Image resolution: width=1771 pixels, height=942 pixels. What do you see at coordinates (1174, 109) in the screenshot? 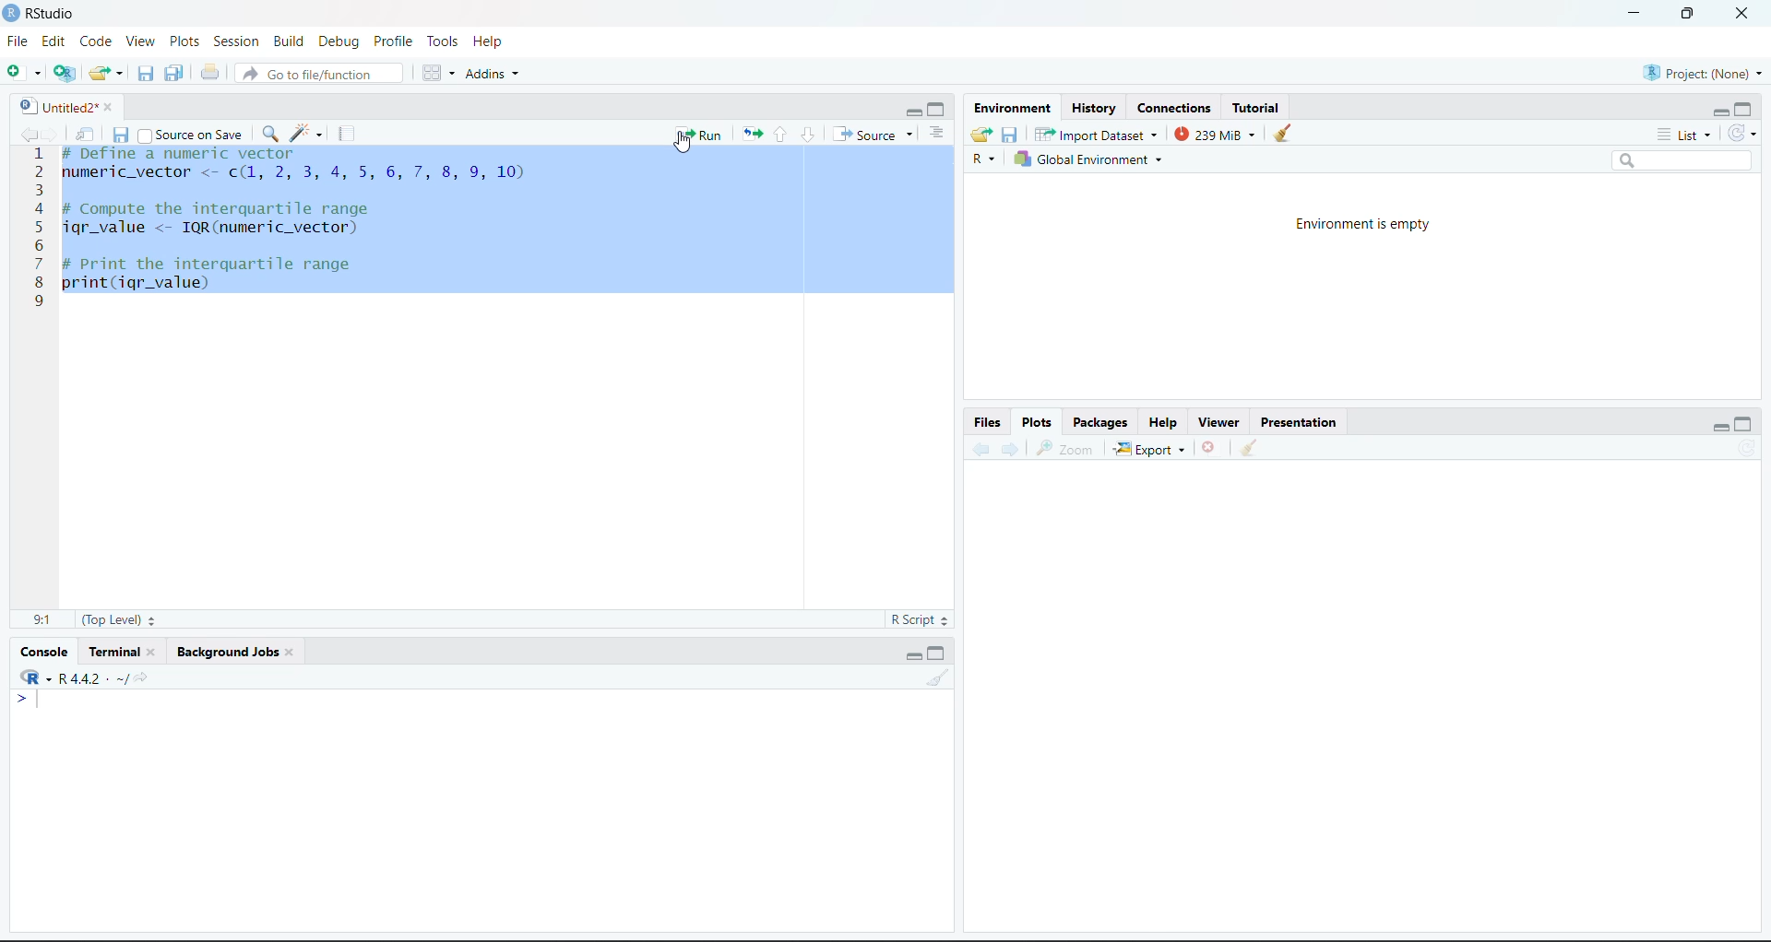
I see `Connections` at bounding box center [1174, 109].